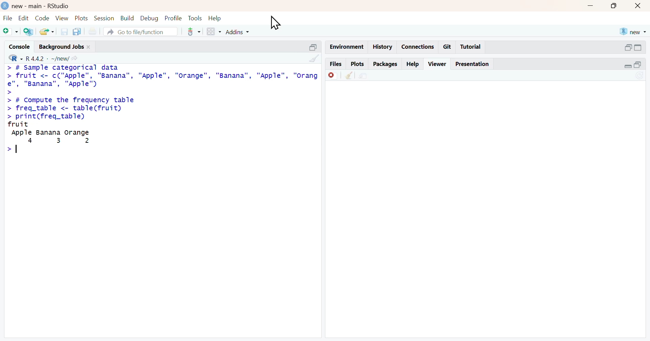  Describe the element at coordinates (78, 32) in the screenshot. I see `save all open documents` at that location.